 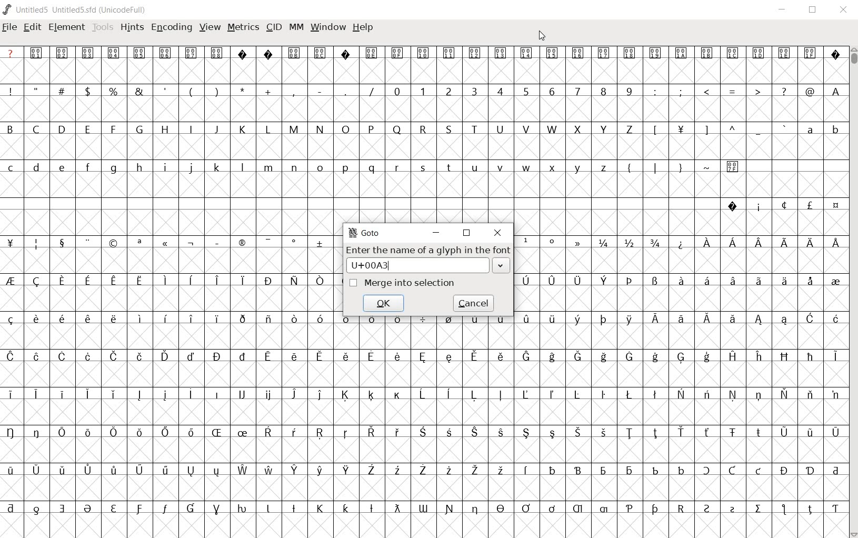 What do you see at coordinates (216, 393) in the screenshot?
I see `Symbol` at bounding box center [216, 393].